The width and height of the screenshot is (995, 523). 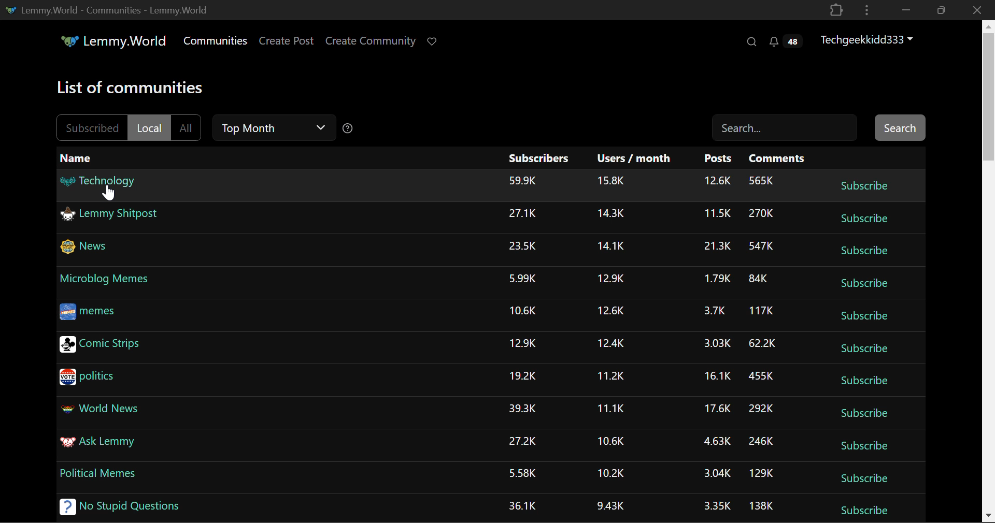 I want to click on Amount , so click(x=761, y=181).